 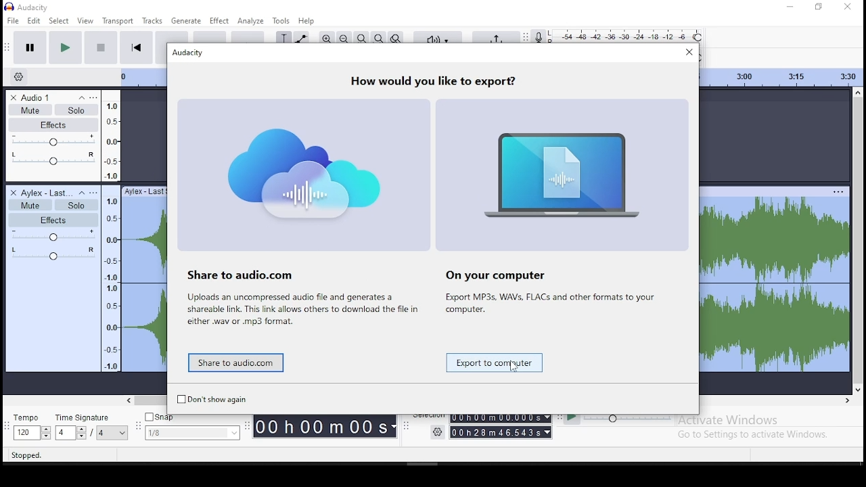 I want to click on restore, so click(x=820, y=7).